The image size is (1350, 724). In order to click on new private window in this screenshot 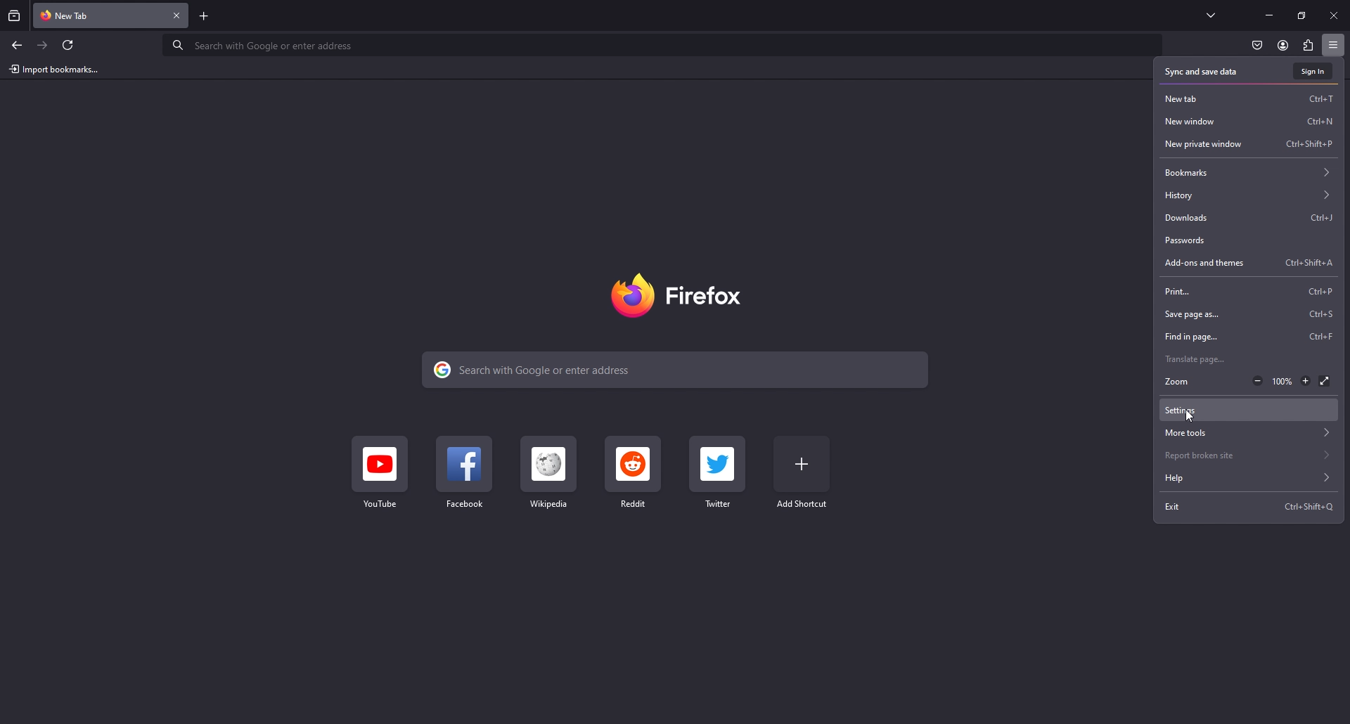, I will do `click(1252, 144)`.